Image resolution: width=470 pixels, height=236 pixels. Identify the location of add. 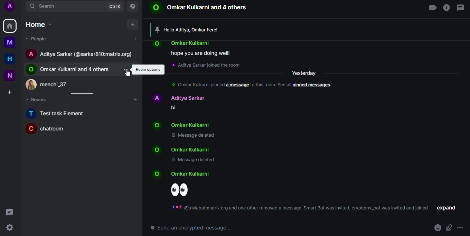
(134, 25).